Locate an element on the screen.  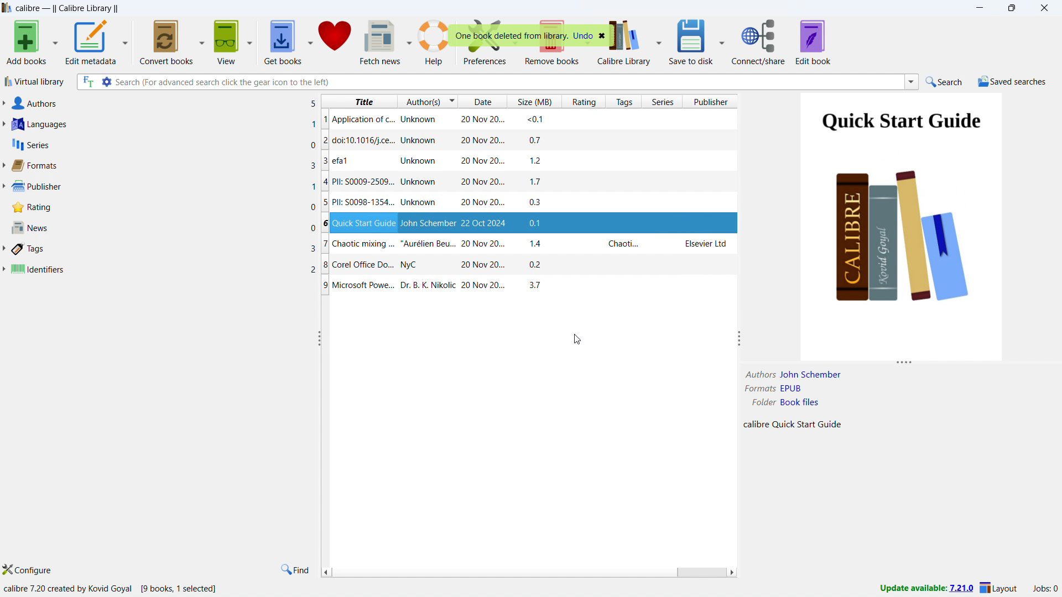
Calibre Quick Start Guide is located at coordinates (793, 425).